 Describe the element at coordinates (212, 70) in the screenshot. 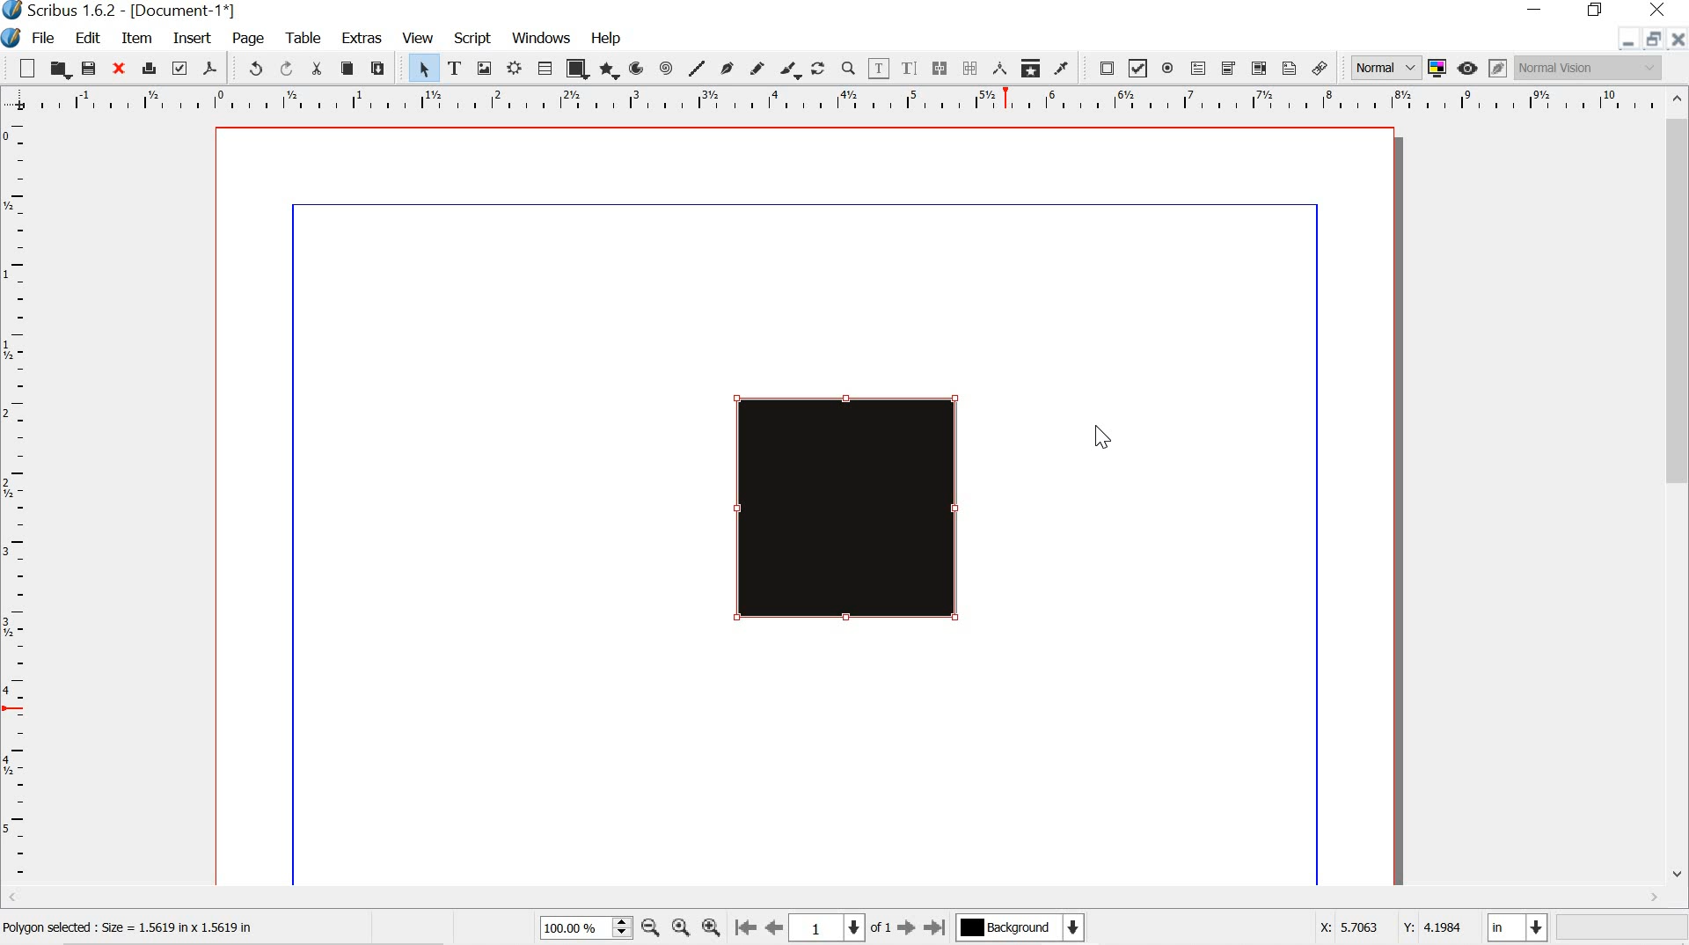

I see `save as pdf` at that location.